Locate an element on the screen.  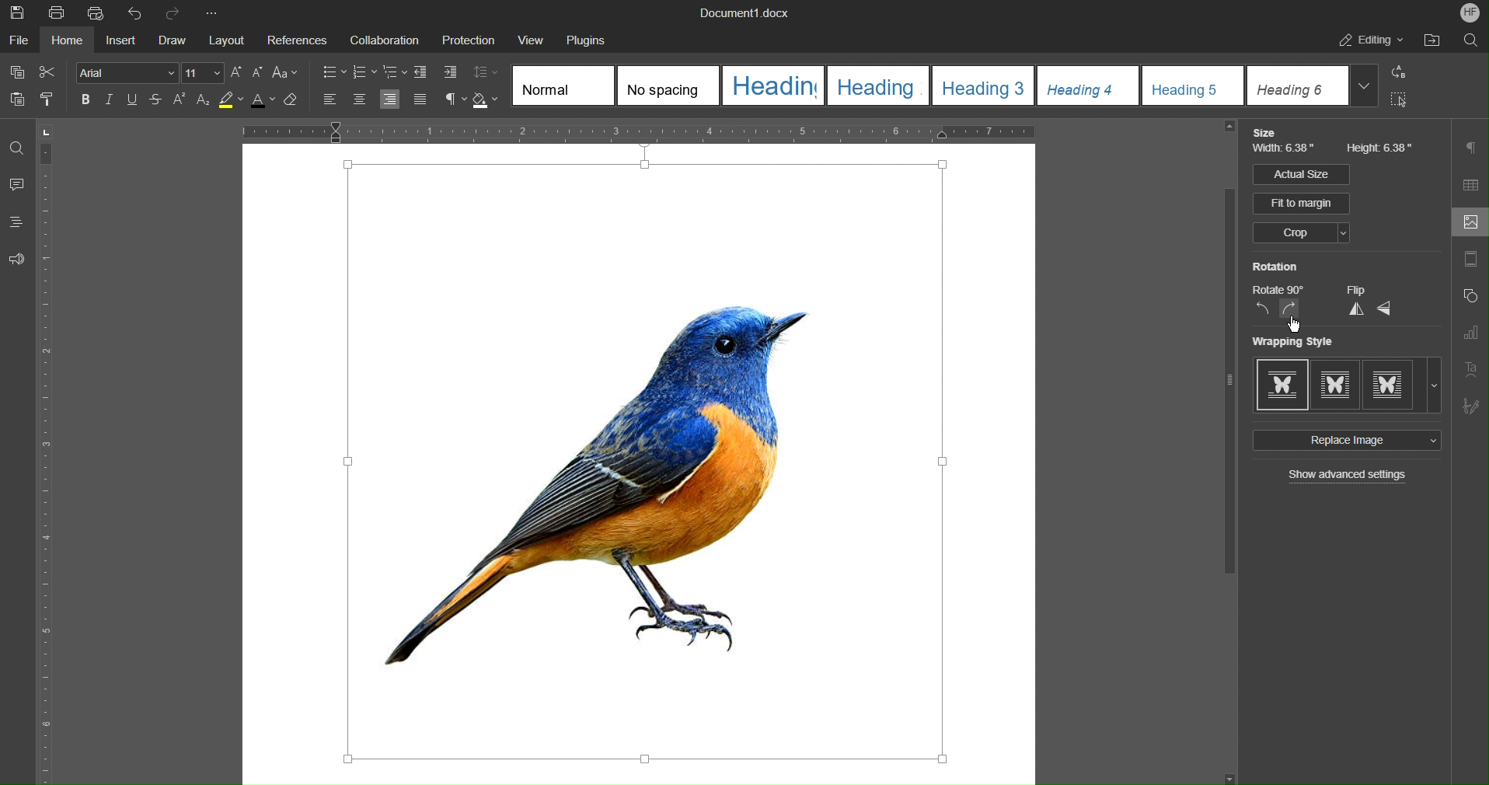
Size is located at coordinates (203, 72).